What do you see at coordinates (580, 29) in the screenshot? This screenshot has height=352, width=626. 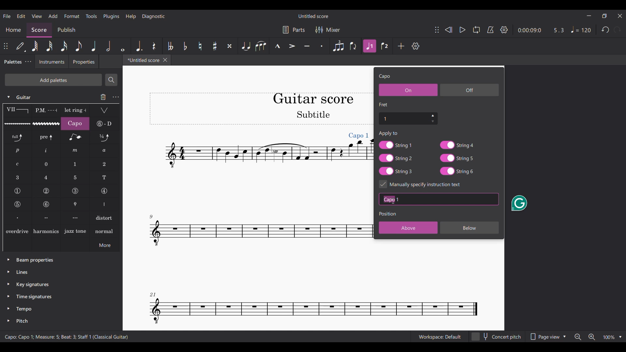 I see `Tempo` at bounding box center [580, 29].